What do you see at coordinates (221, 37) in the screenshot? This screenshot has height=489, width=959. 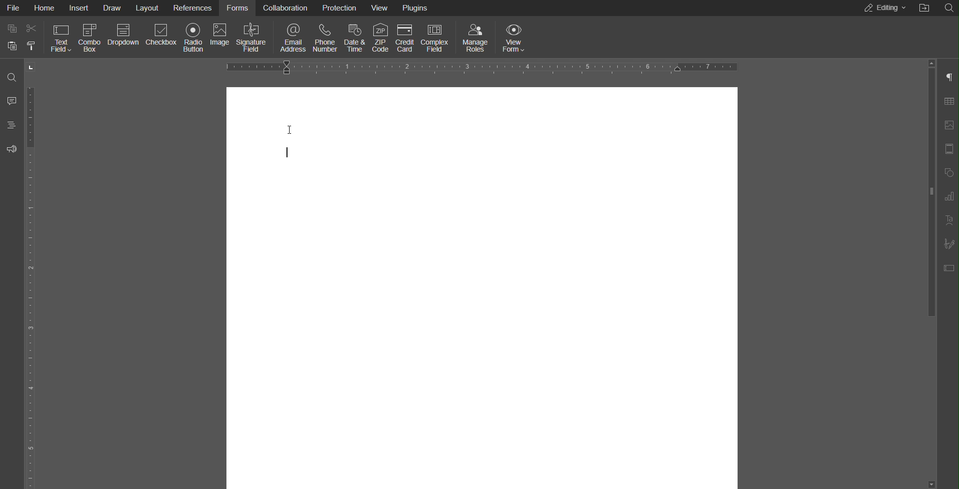 I see `Image` at bounding box center [221, 37].